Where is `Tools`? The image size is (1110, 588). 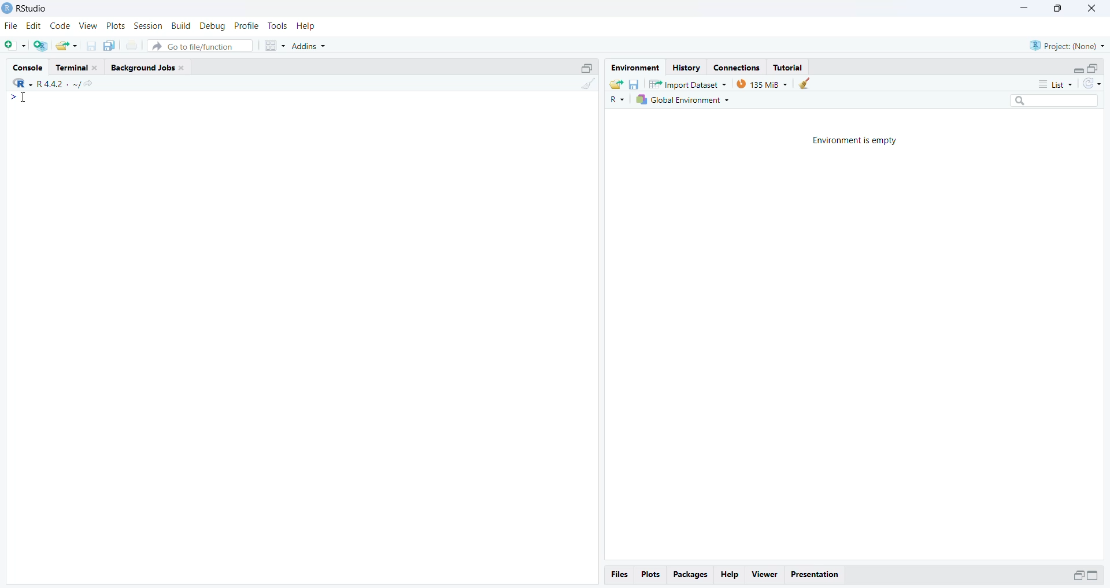
Tools is located at coordinates (277, 26).